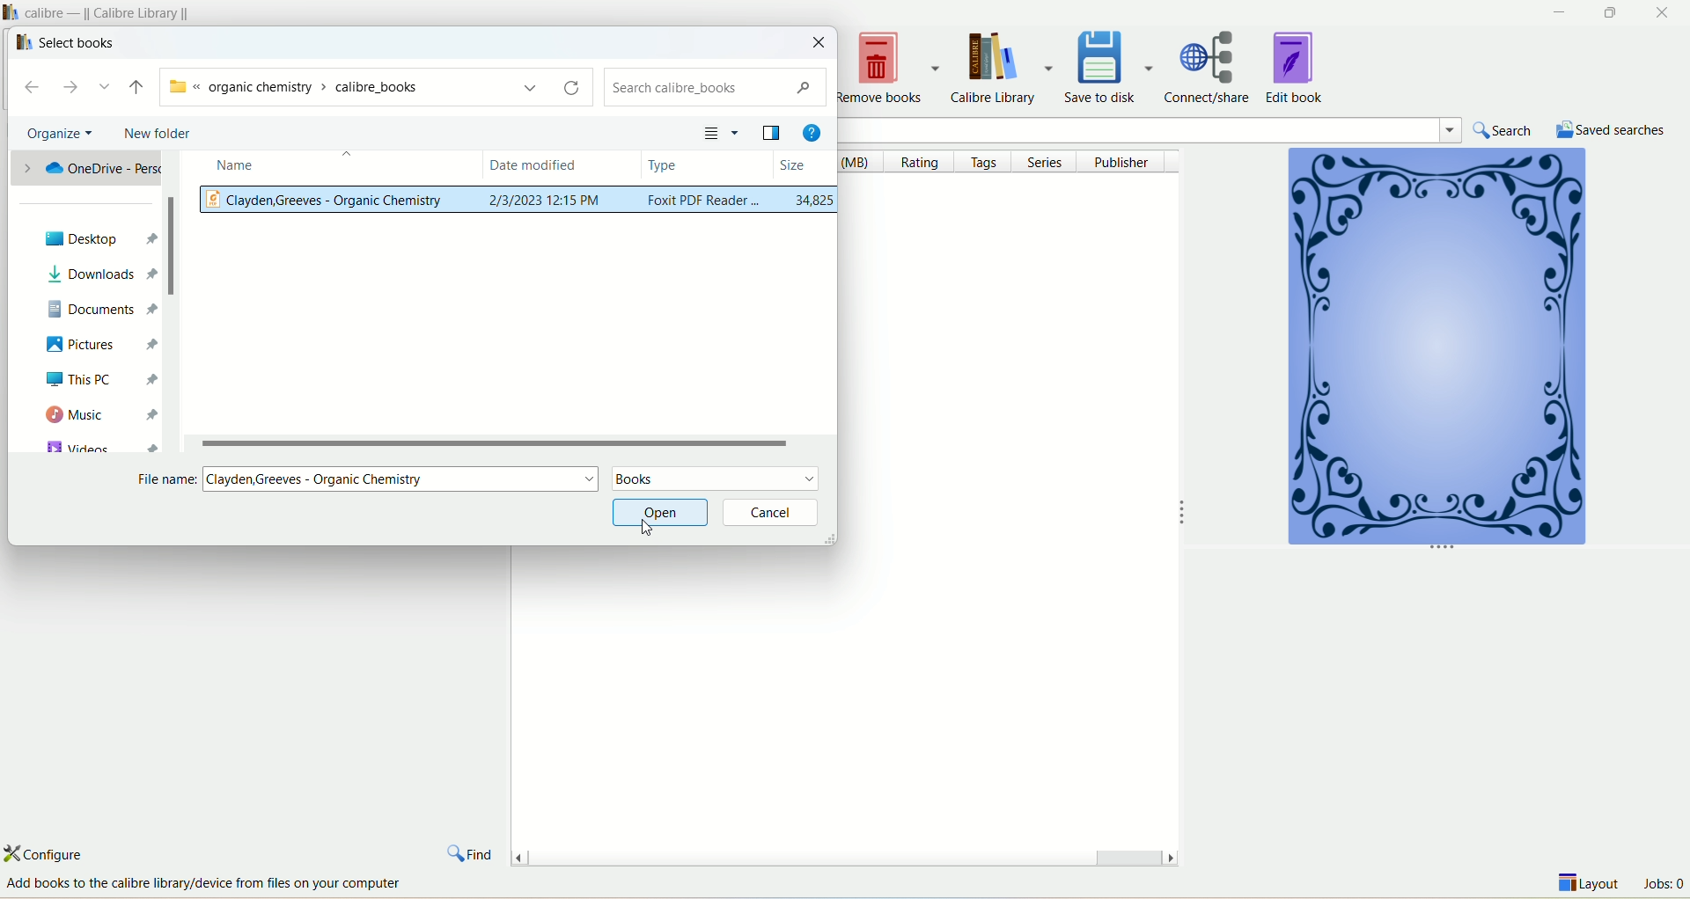 This screenshot has width=1690, height=899. I want to click on cursor, so click(645, 528).